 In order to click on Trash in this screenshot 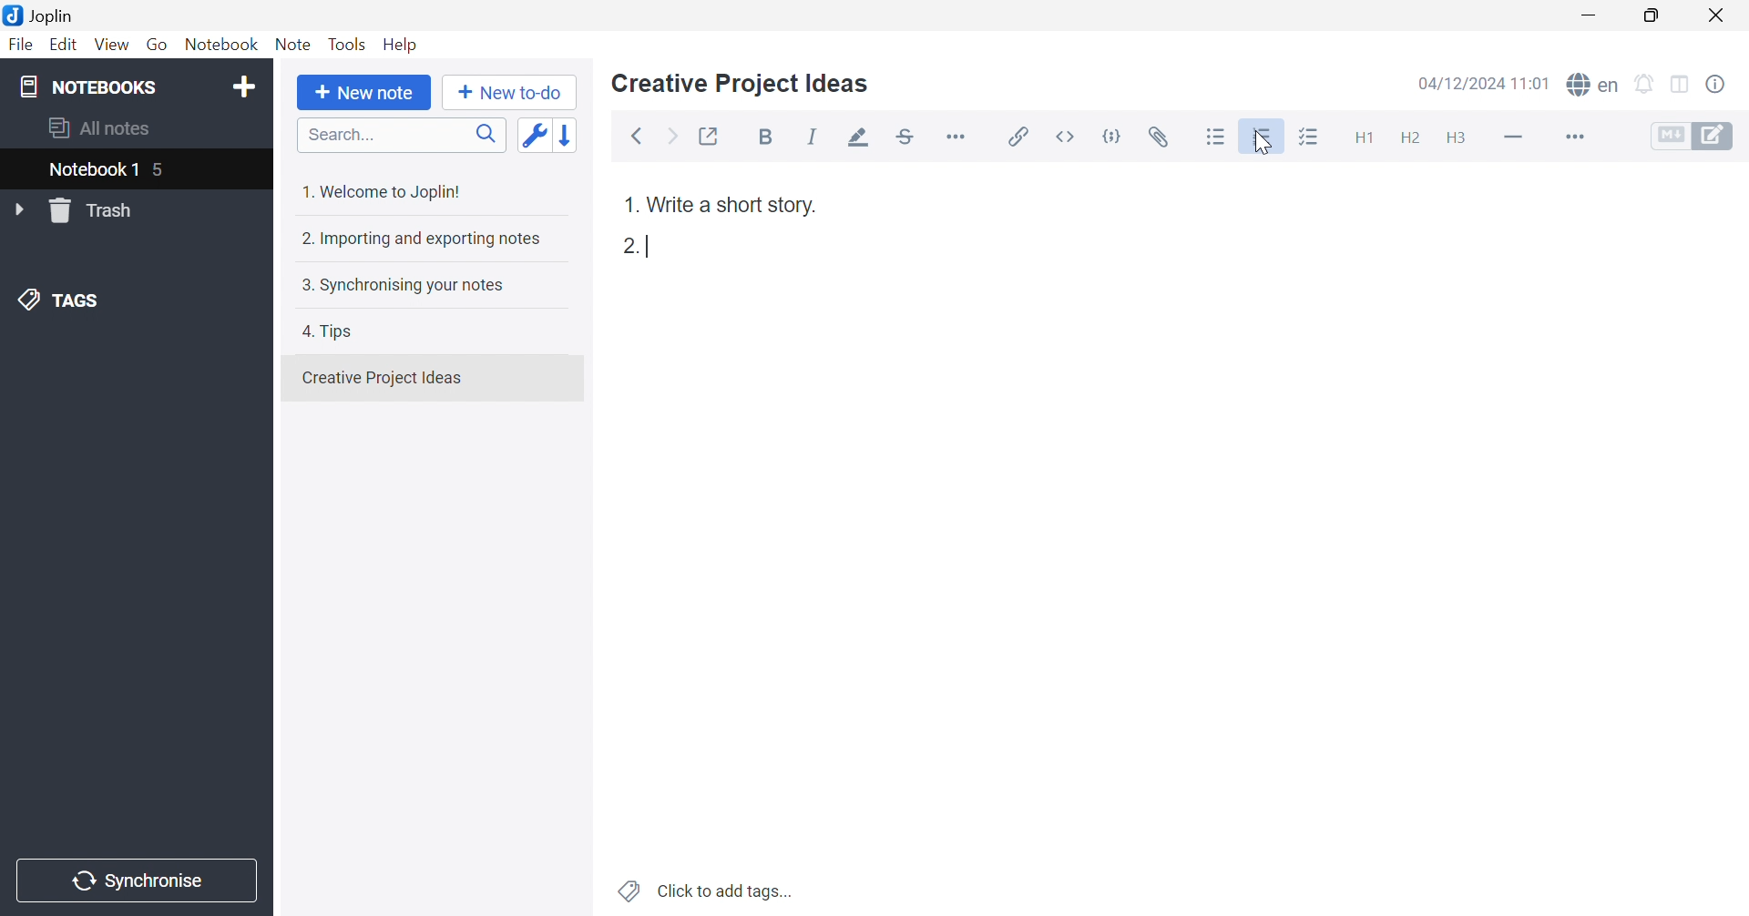, I will do `click(97, 211)`.